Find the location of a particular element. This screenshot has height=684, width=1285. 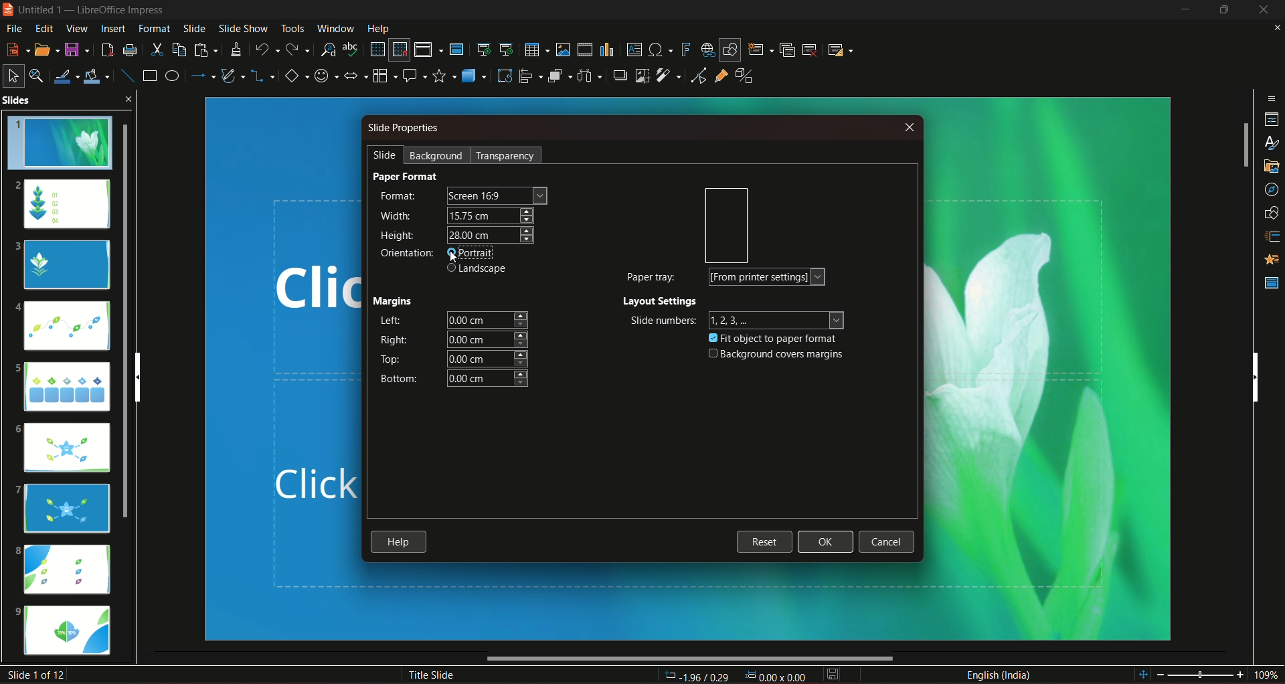

animation is located at coordinates (1268, 260).